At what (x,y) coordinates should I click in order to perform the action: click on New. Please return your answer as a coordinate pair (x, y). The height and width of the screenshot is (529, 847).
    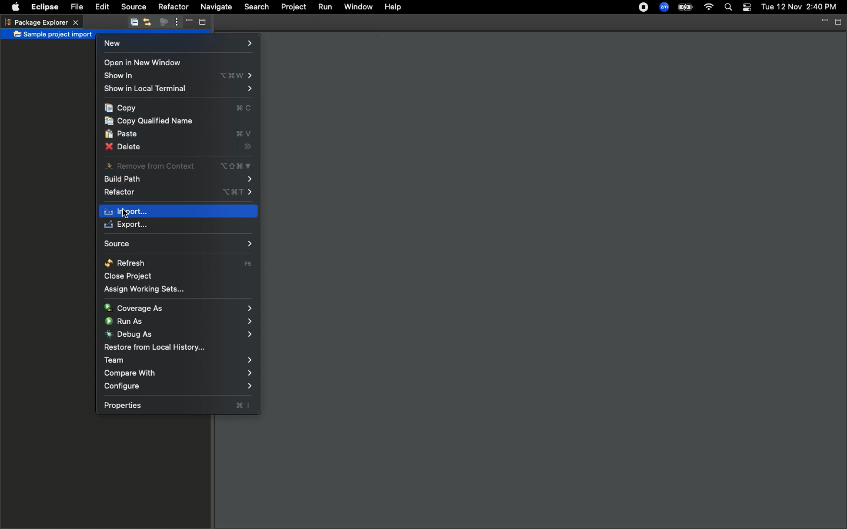
    Looking at the image, I should click on (176, 46).